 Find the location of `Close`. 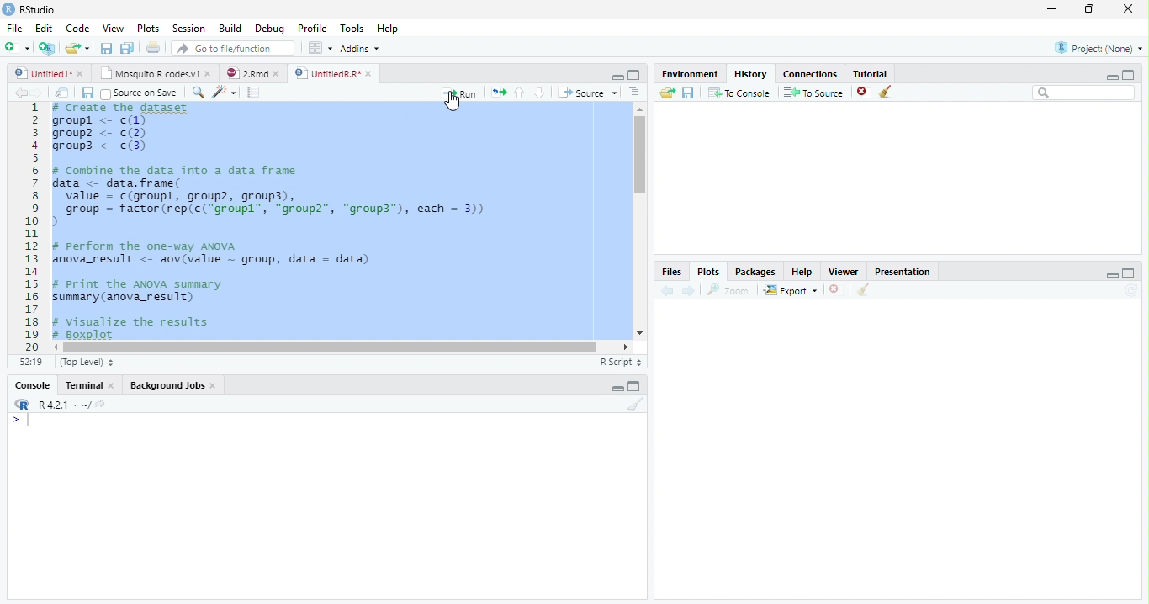

Close is located at coordinates (1126, 10).